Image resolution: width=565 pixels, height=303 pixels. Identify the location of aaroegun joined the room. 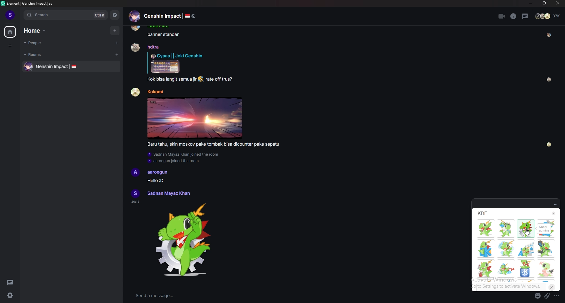
(173, 161).